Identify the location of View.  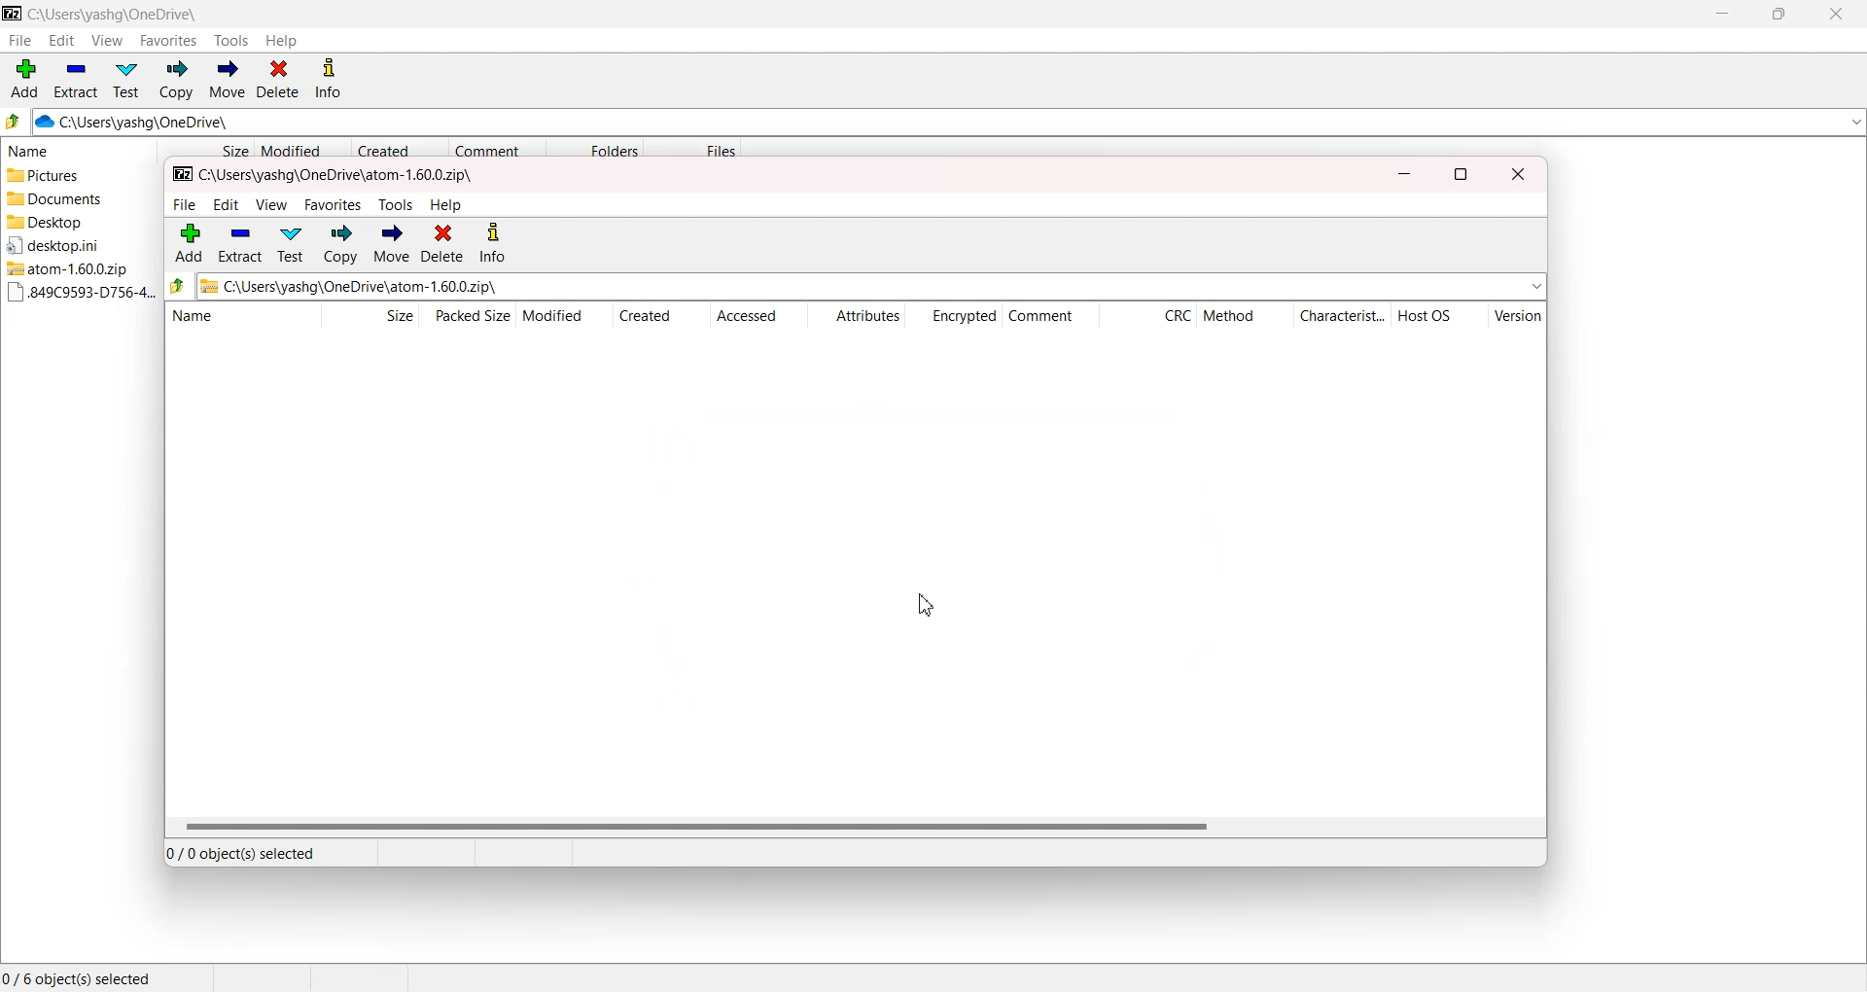
(106, 40).